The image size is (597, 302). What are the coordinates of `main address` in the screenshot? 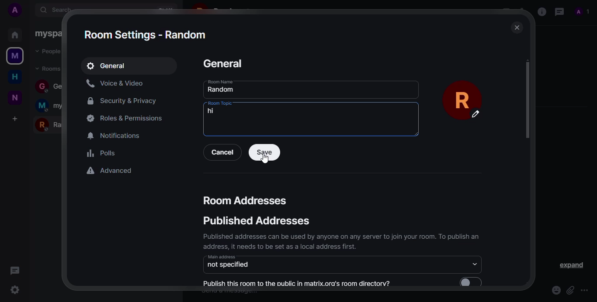 It's located at (222, 257).